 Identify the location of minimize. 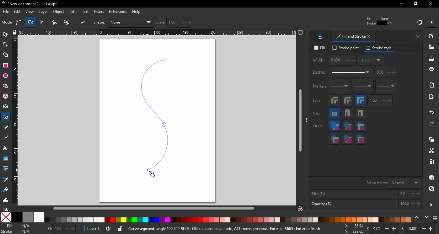
(401, 4).